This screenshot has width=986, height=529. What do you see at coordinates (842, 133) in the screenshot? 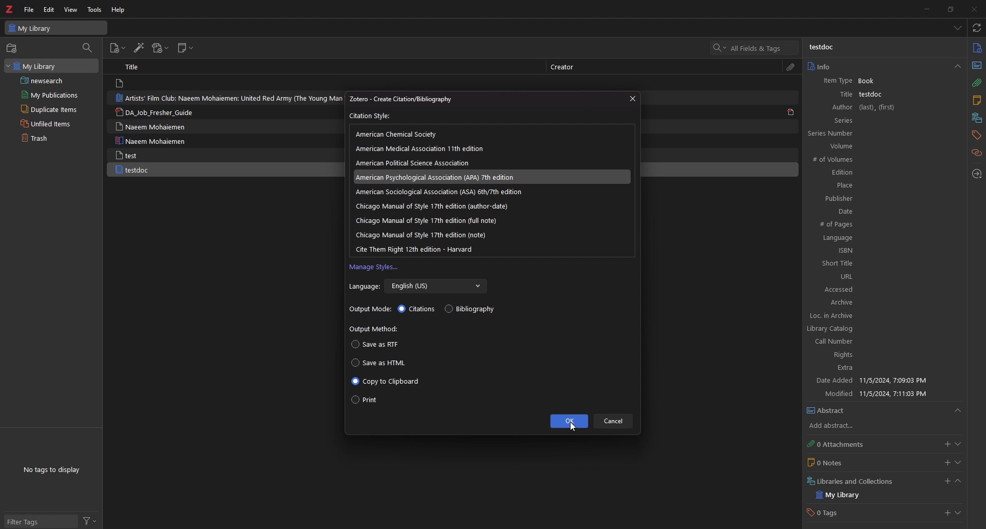
I see `series number` at bounding box center [842, 133].